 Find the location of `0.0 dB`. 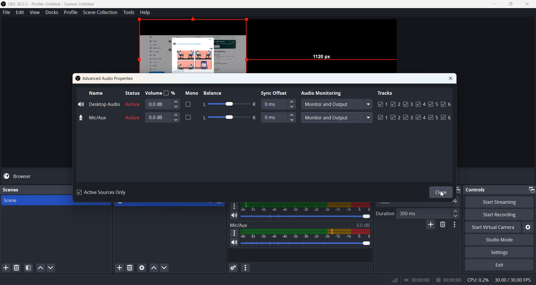

0.0 dB is located at coordinates (163, 117).